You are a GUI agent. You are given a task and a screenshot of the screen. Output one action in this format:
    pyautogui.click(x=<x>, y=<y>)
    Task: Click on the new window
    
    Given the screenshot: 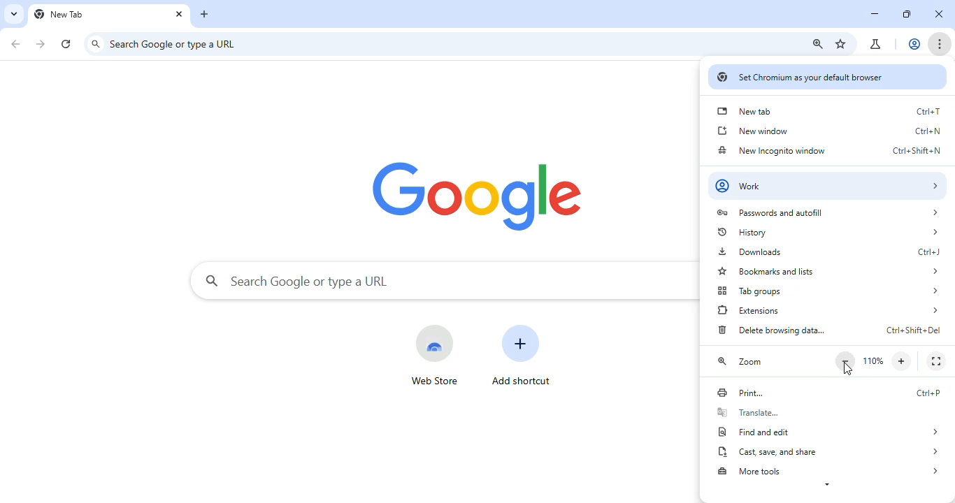 What is the action you would take?
    pyautogui.click(x=828, y=131)
    